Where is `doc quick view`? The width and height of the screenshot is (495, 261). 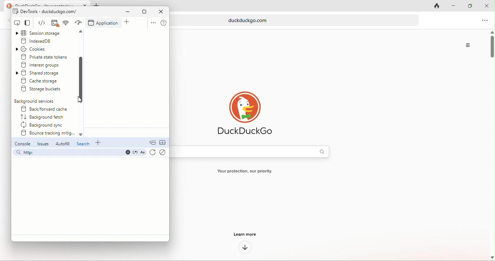 doc quick view is located at coordinates (153, 143).